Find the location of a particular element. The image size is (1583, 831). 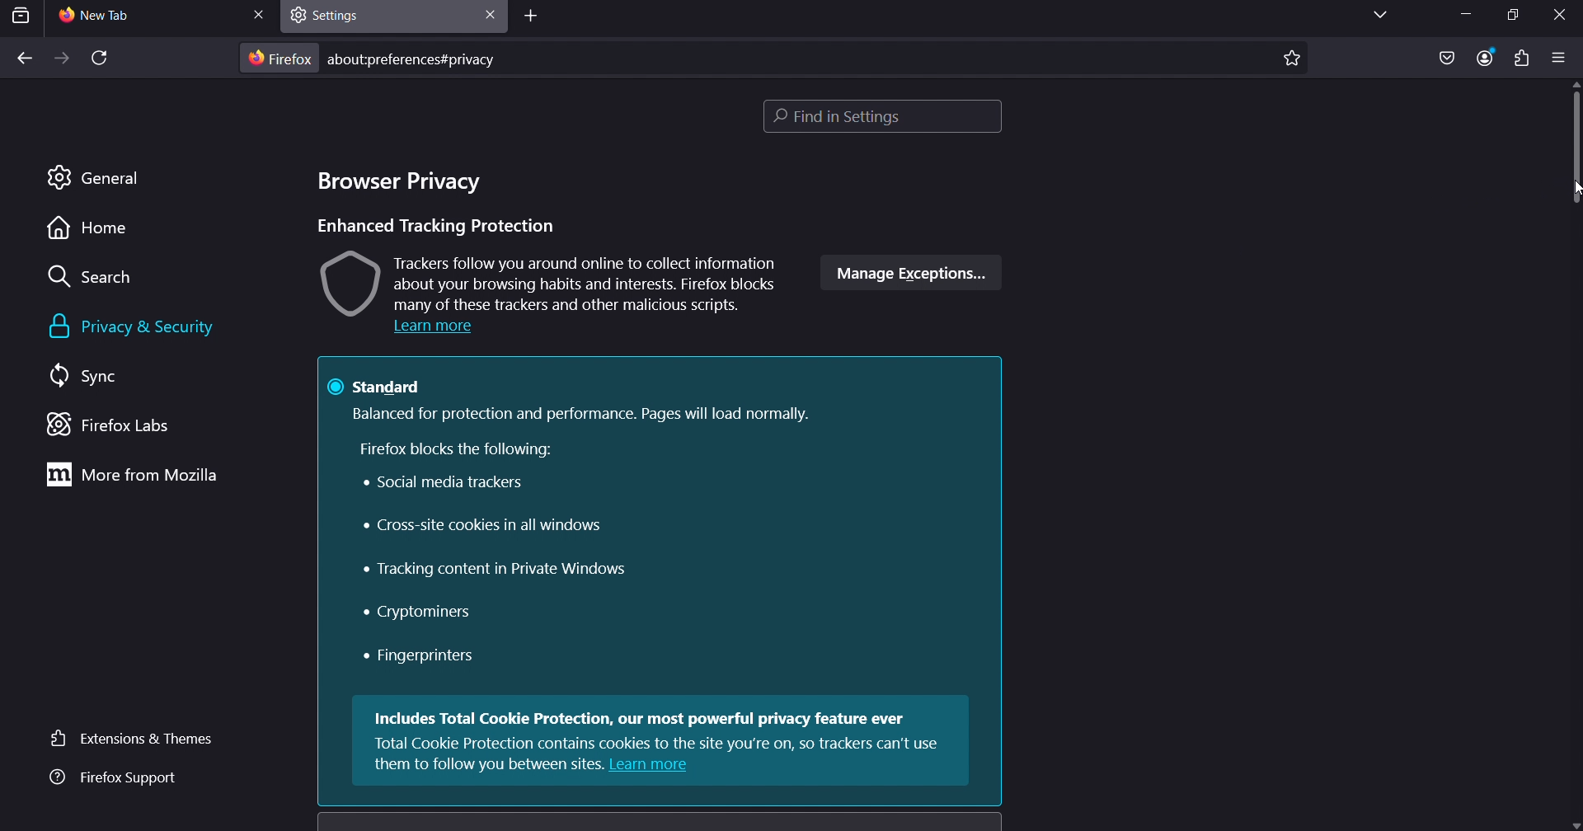

restore down is located at coordinates (1505, 15).